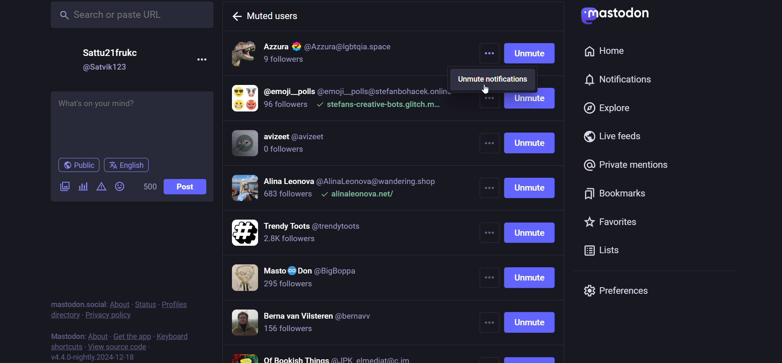 The width and height of the screenshot is (782, 363). What do you see at coordinates (624, 290) in the screenshot?
I see `preferences` at bounding box center [624, 290].